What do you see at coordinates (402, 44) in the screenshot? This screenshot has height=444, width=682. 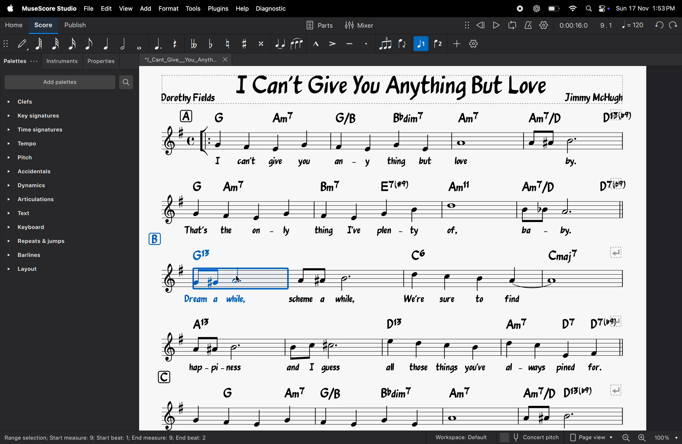 I see `flip rection` at bounding box center [402, 44].